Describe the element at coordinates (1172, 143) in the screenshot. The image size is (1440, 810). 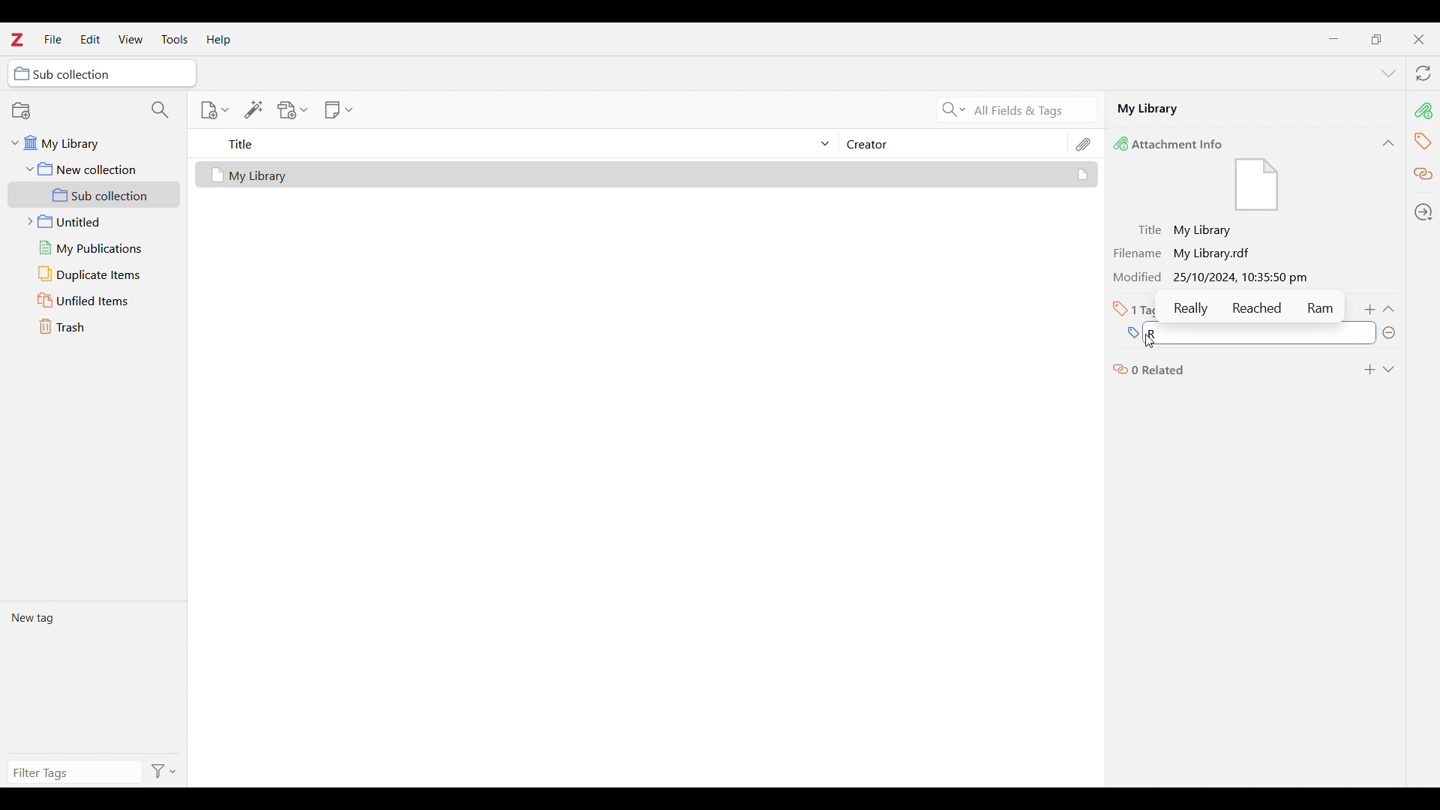
I see `Attachment Info` at that location.